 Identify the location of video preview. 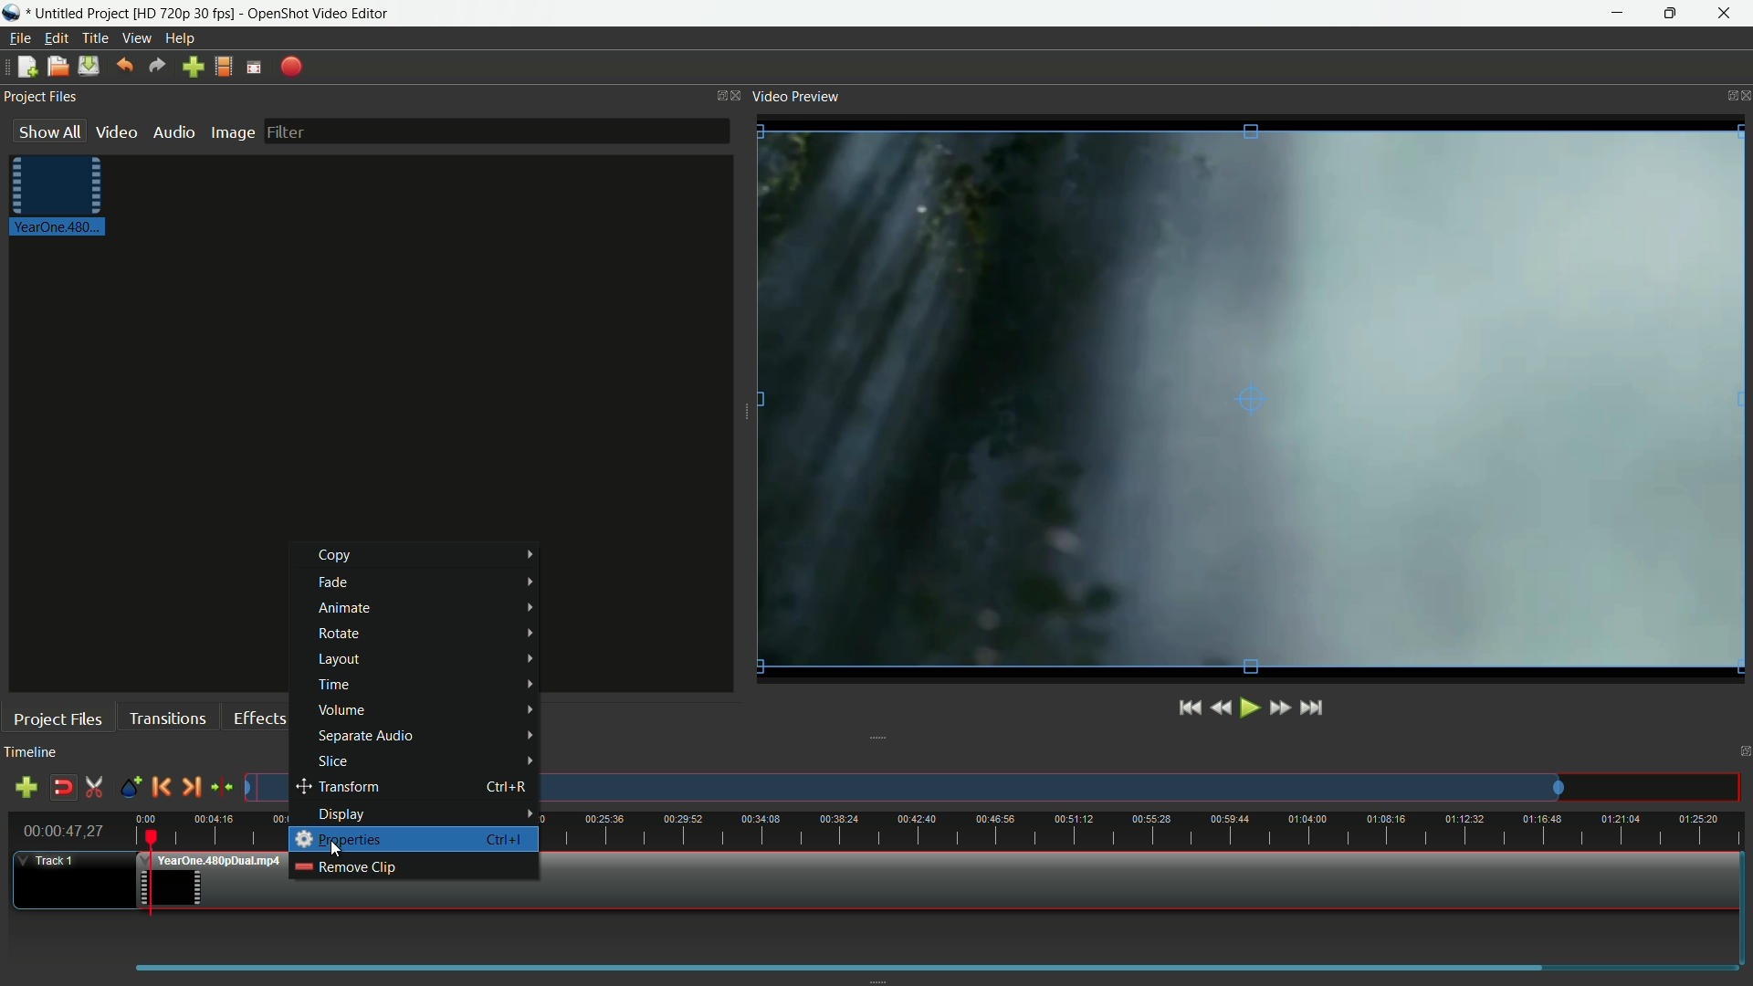
(799, 96).